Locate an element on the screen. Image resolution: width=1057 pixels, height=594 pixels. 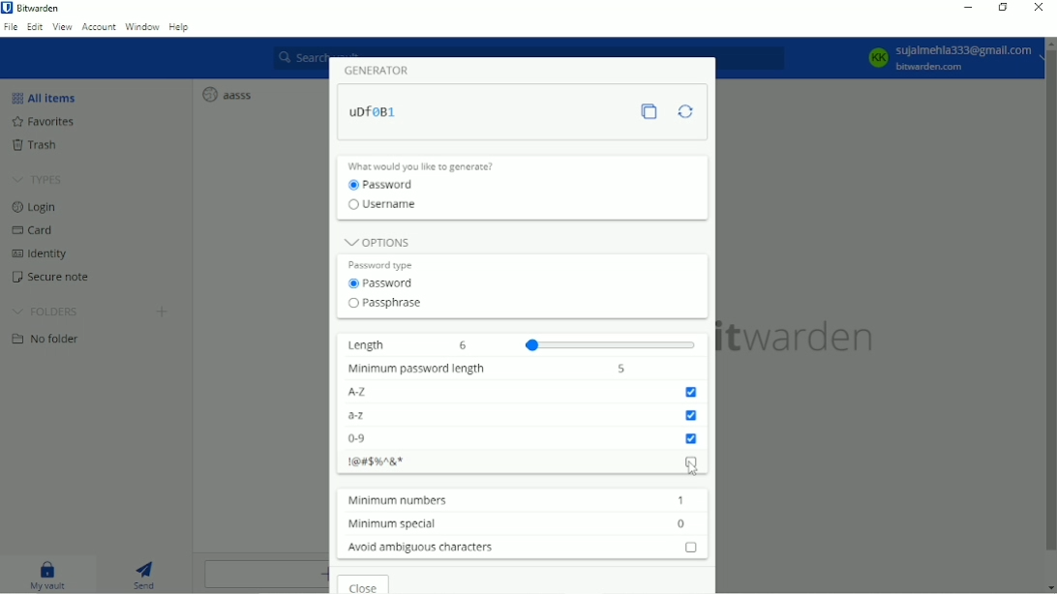
Folders is located at coordinates (45, 310).